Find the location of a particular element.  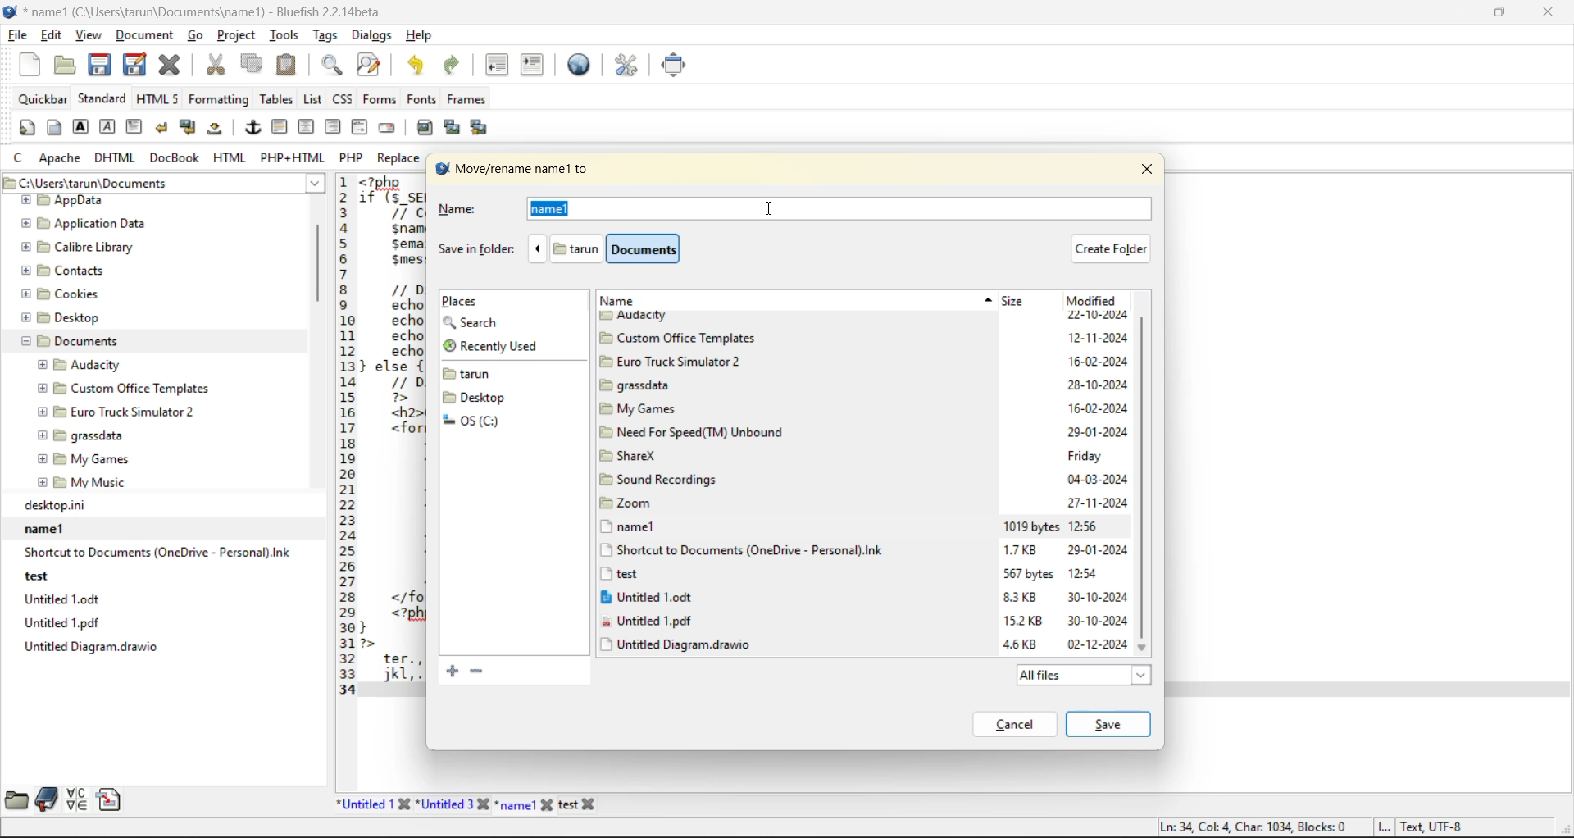

frames is located at coordinates (468, 99).